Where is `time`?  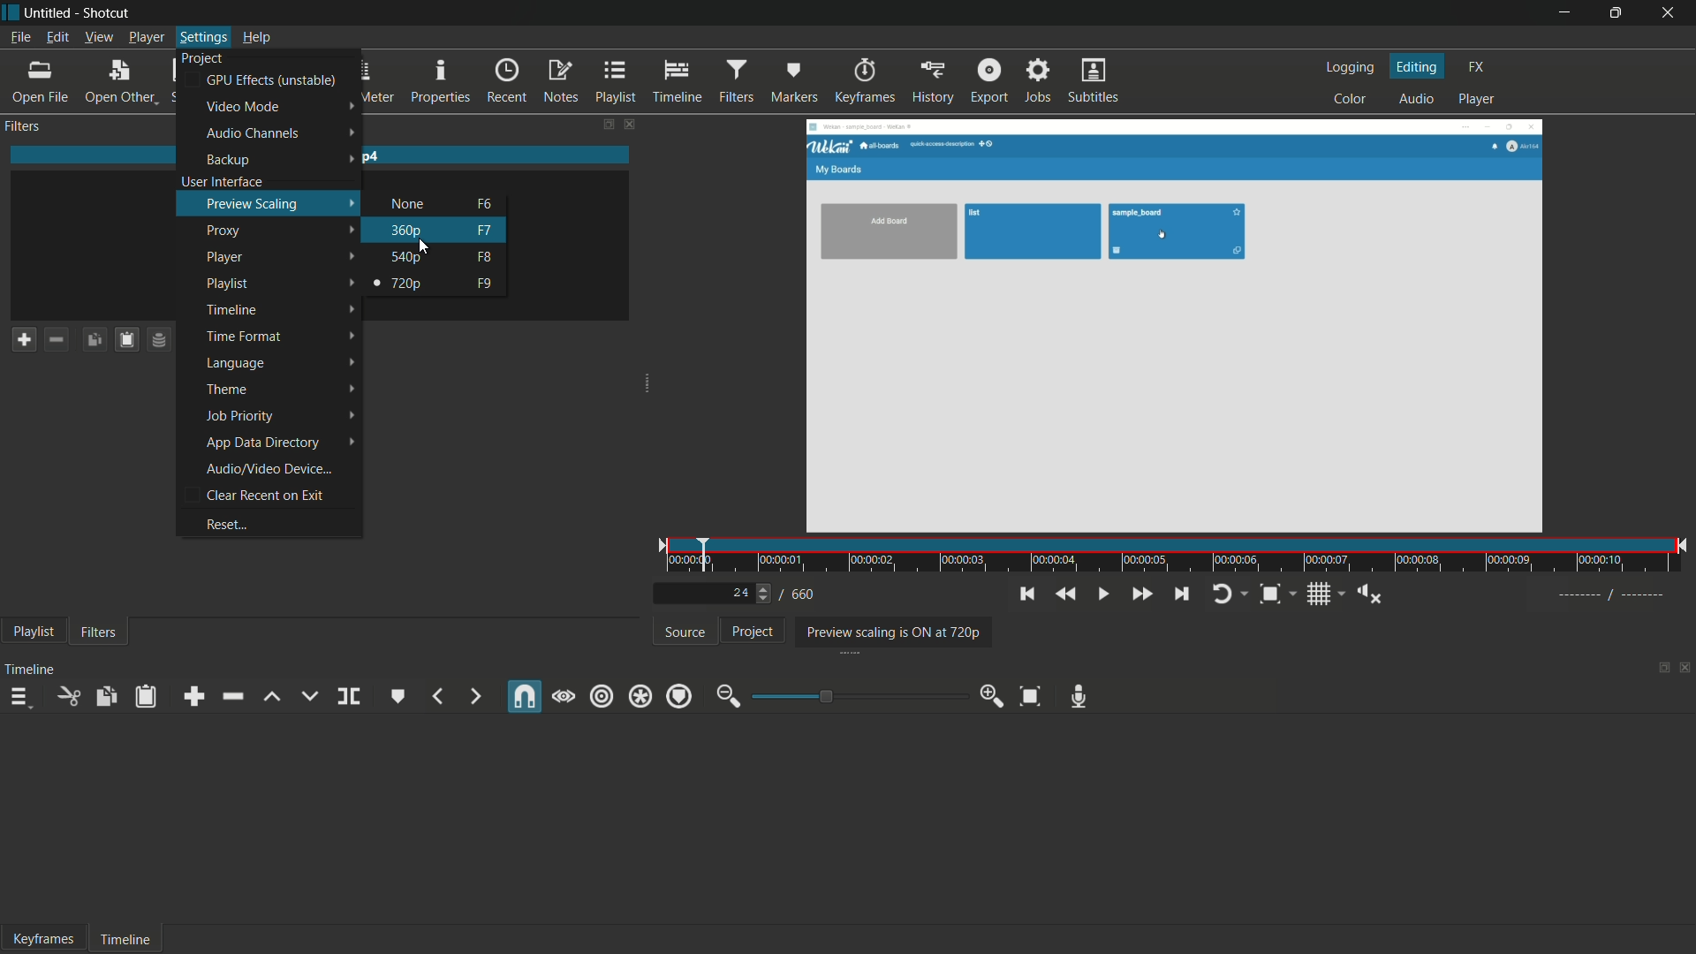 time is located at coordinates (1179, 557).